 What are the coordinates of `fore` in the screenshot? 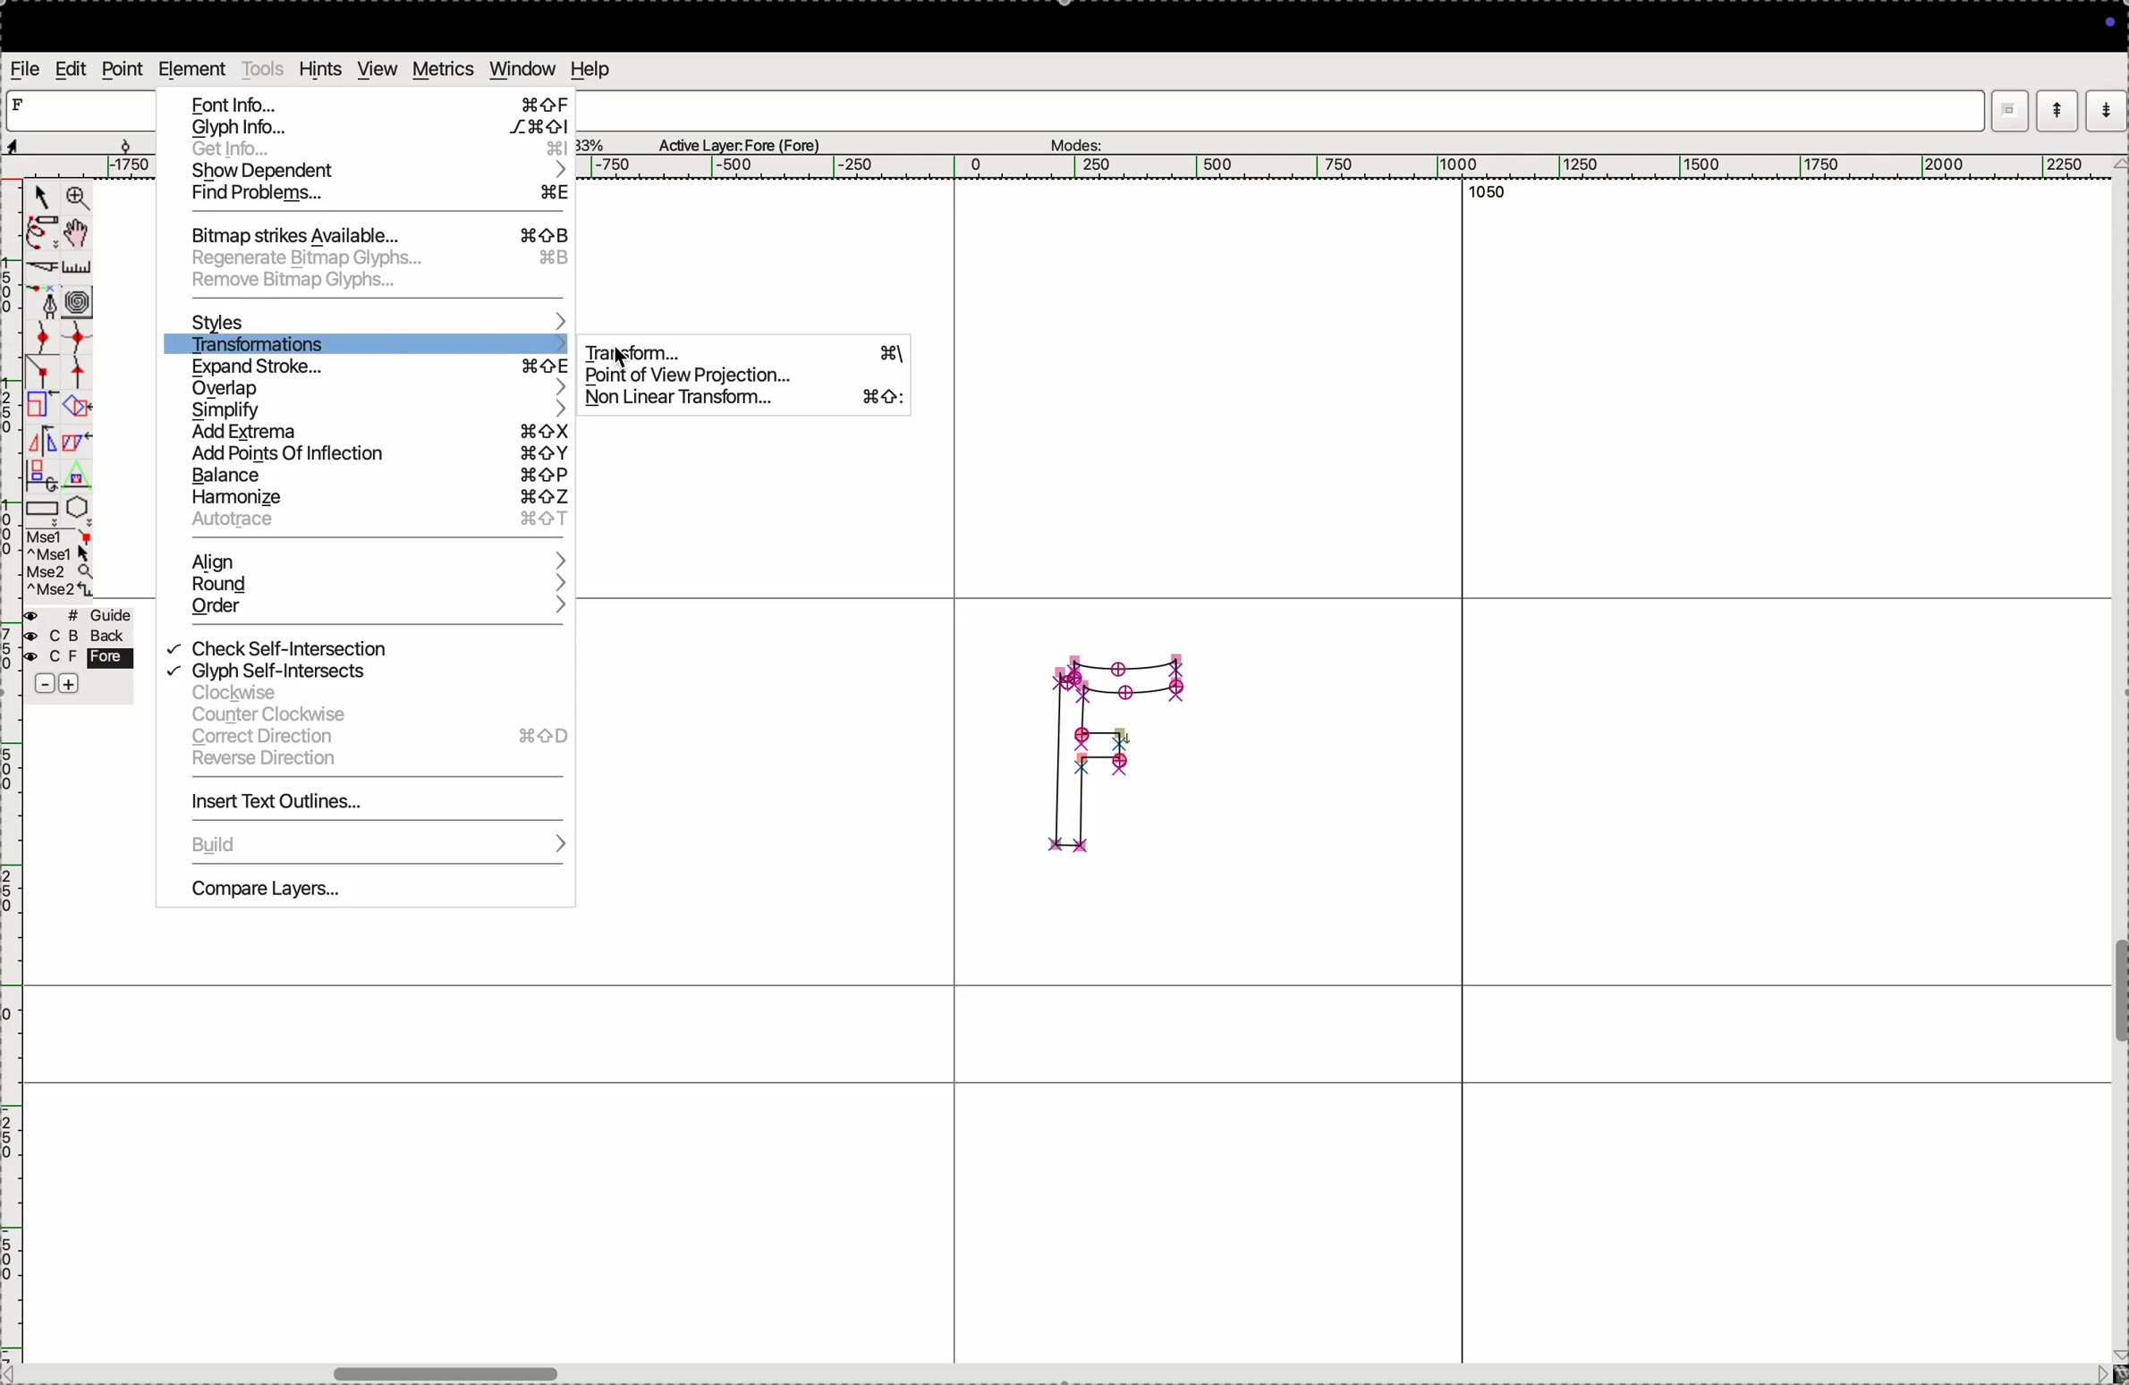 It's located at (81, 659).